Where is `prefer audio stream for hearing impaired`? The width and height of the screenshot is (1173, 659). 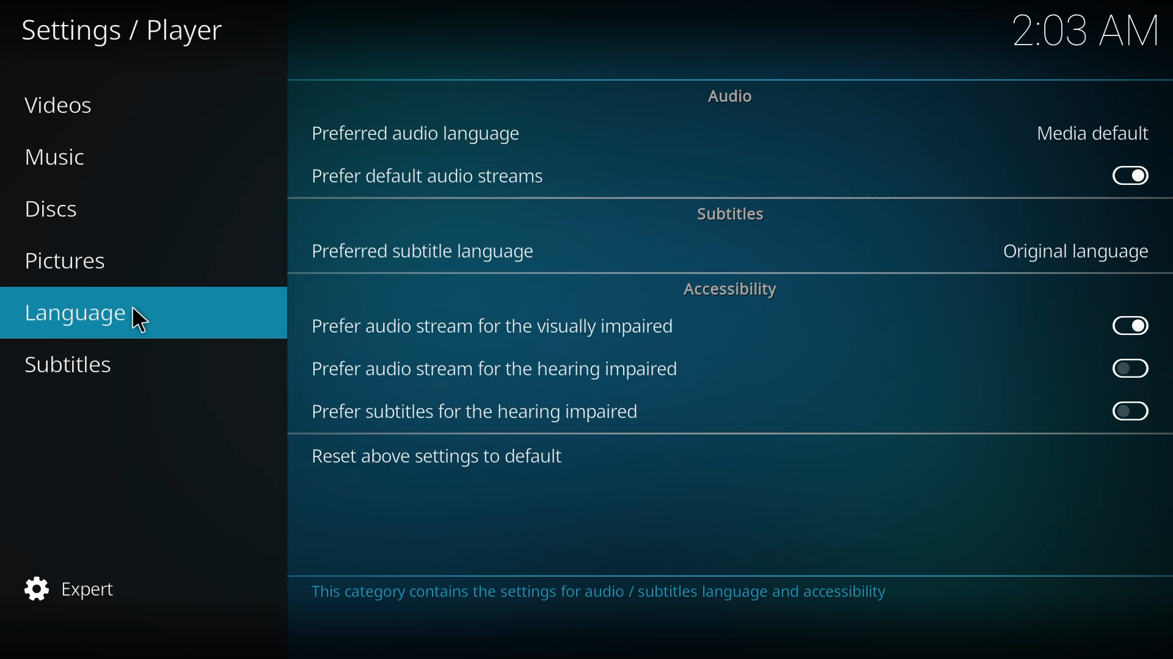
prefer audio stream for hearing impaired is located at coordinates (493, 370).